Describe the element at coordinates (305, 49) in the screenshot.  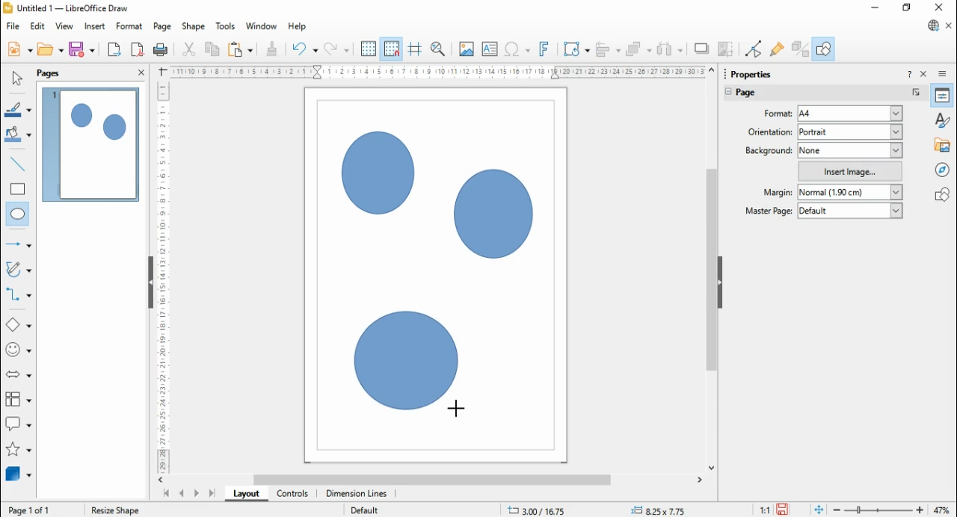
I see `undo` at that location.